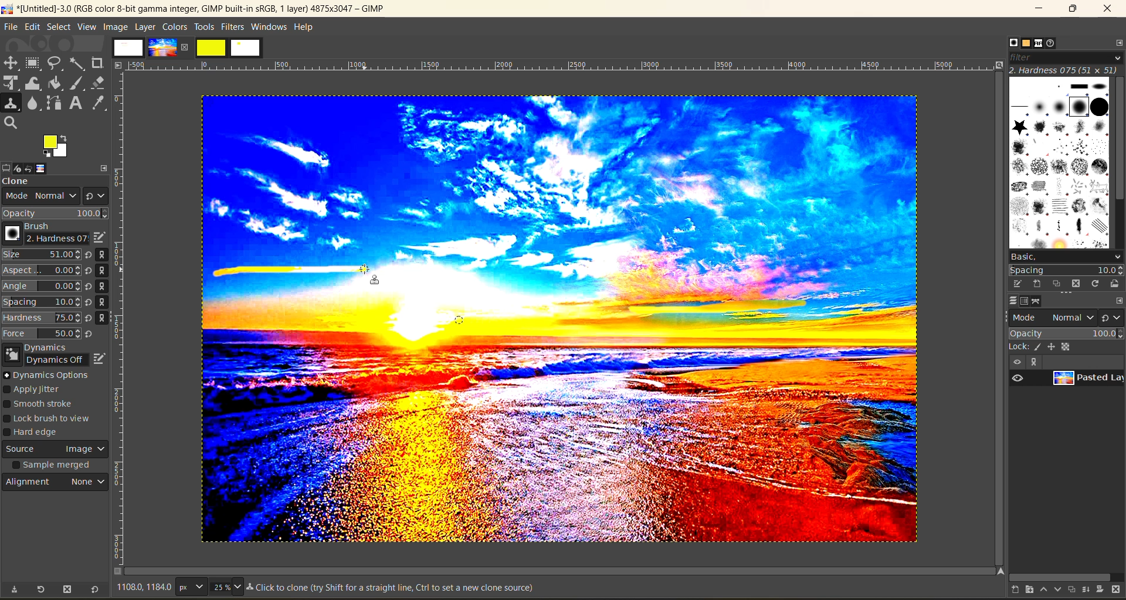 The image size is (1126, 600). I want to click on sample merged, so click(53, 466).